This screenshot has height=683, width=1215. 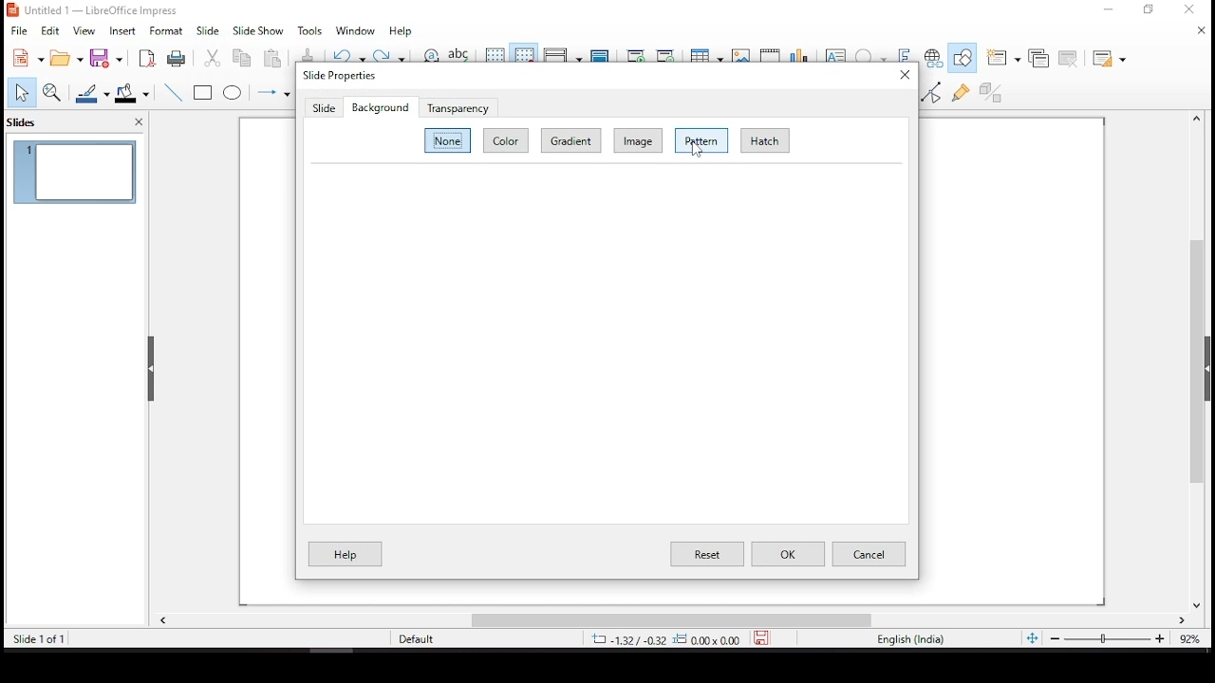 What do you see at coordinates (346, 555) in the screenshot?
I see `helpl` at bounding box center [346, 555].